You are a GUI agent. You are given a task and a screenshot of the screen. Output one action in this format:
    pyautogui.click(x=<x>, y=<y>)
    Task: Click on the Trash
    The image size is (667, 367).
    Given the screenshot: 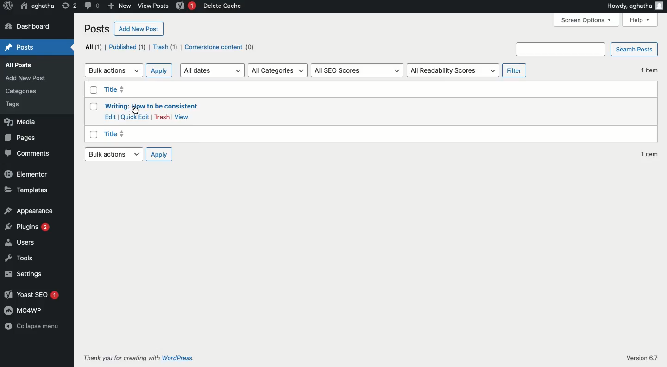 What is the action you would take?
    pyautogui.click(x=165, y=47)
    